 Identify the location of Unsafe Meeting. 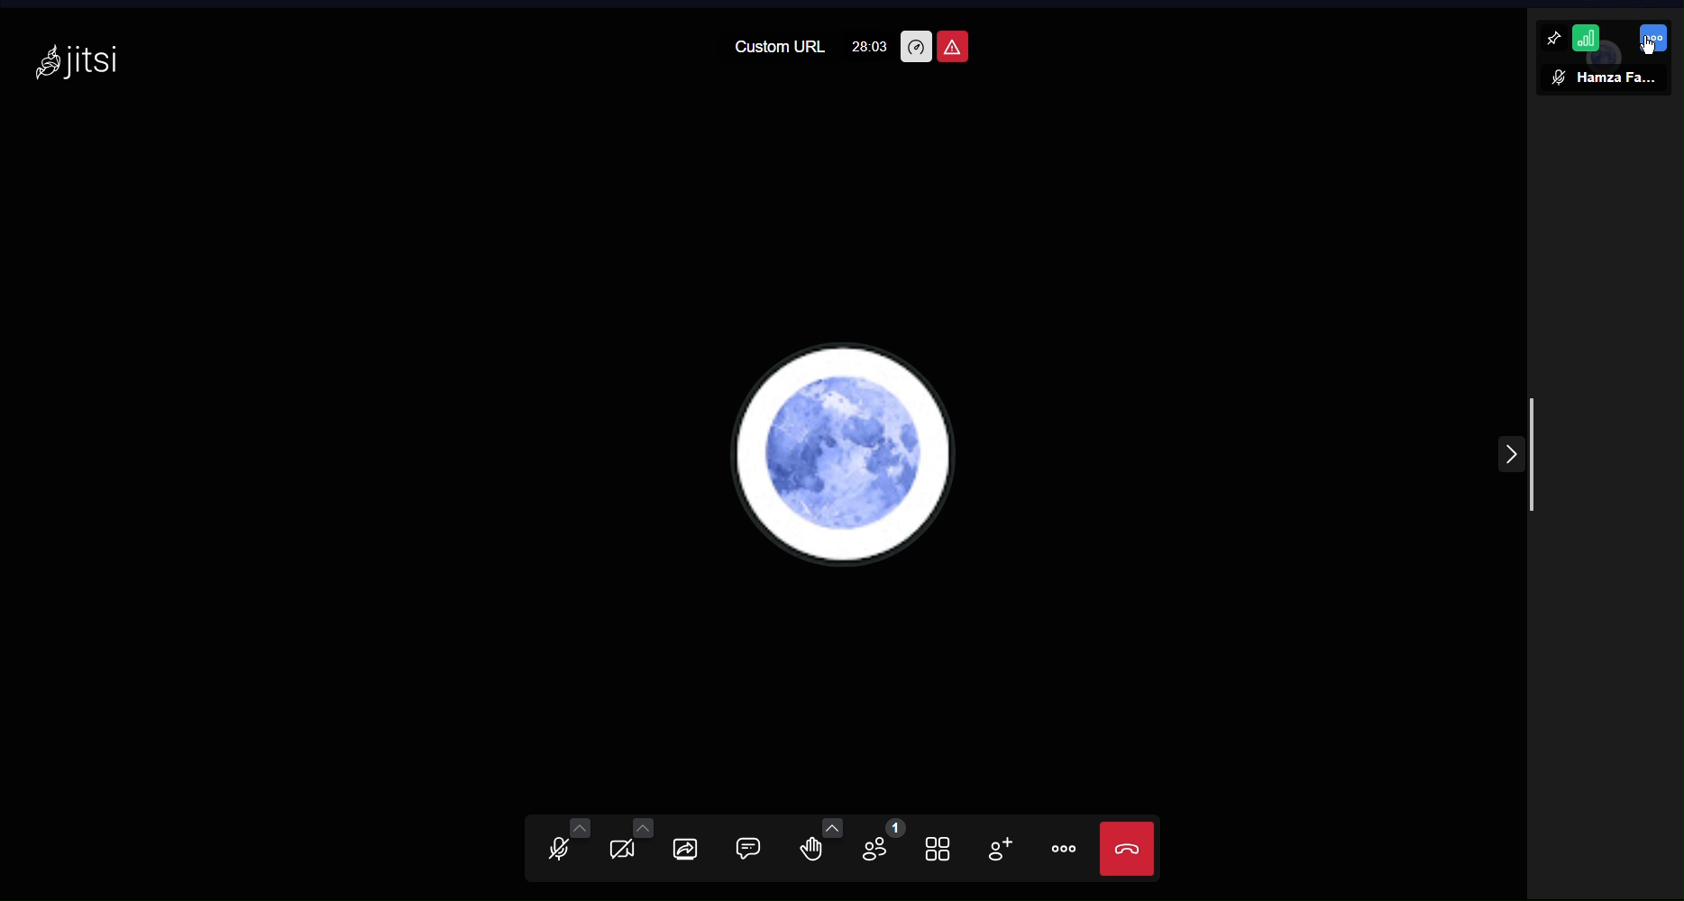
(954, 46).